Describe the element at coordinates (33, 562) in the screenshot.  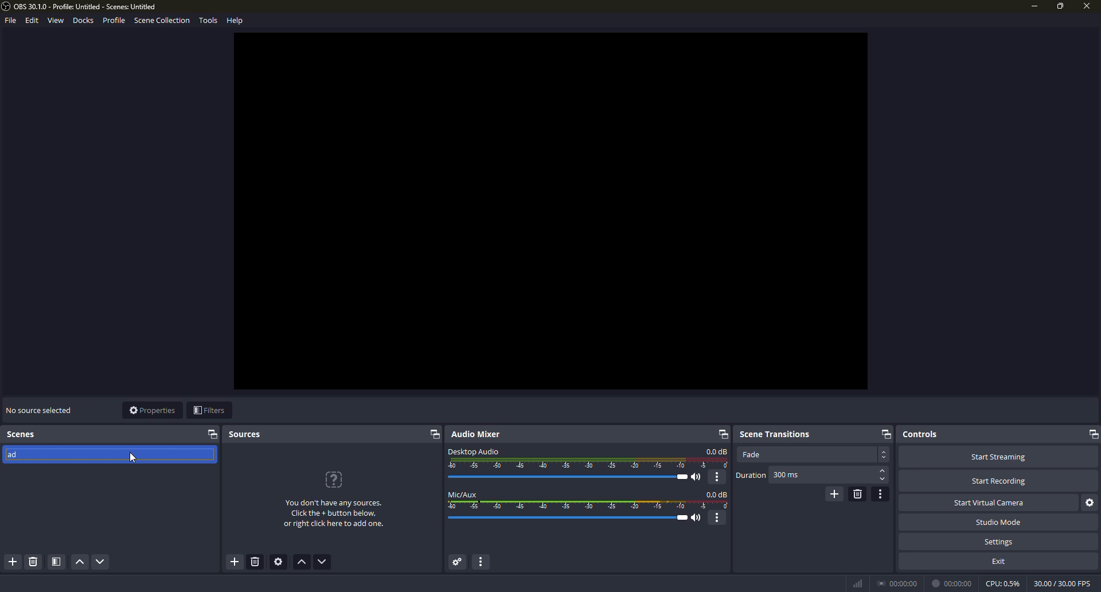
I see `remove selected scene` at that location.